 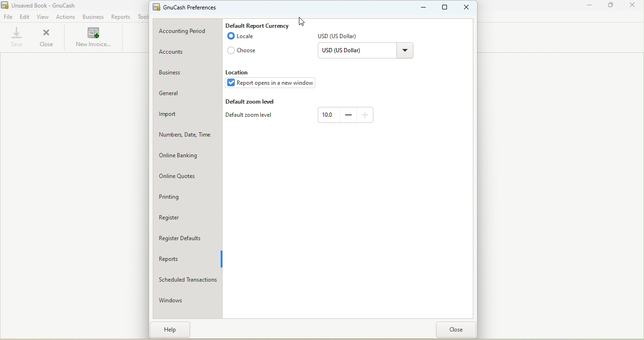 What do you see at coordinates (66, 16) in the screenshot?
I see `Actions` at bounding box center [66, 16].